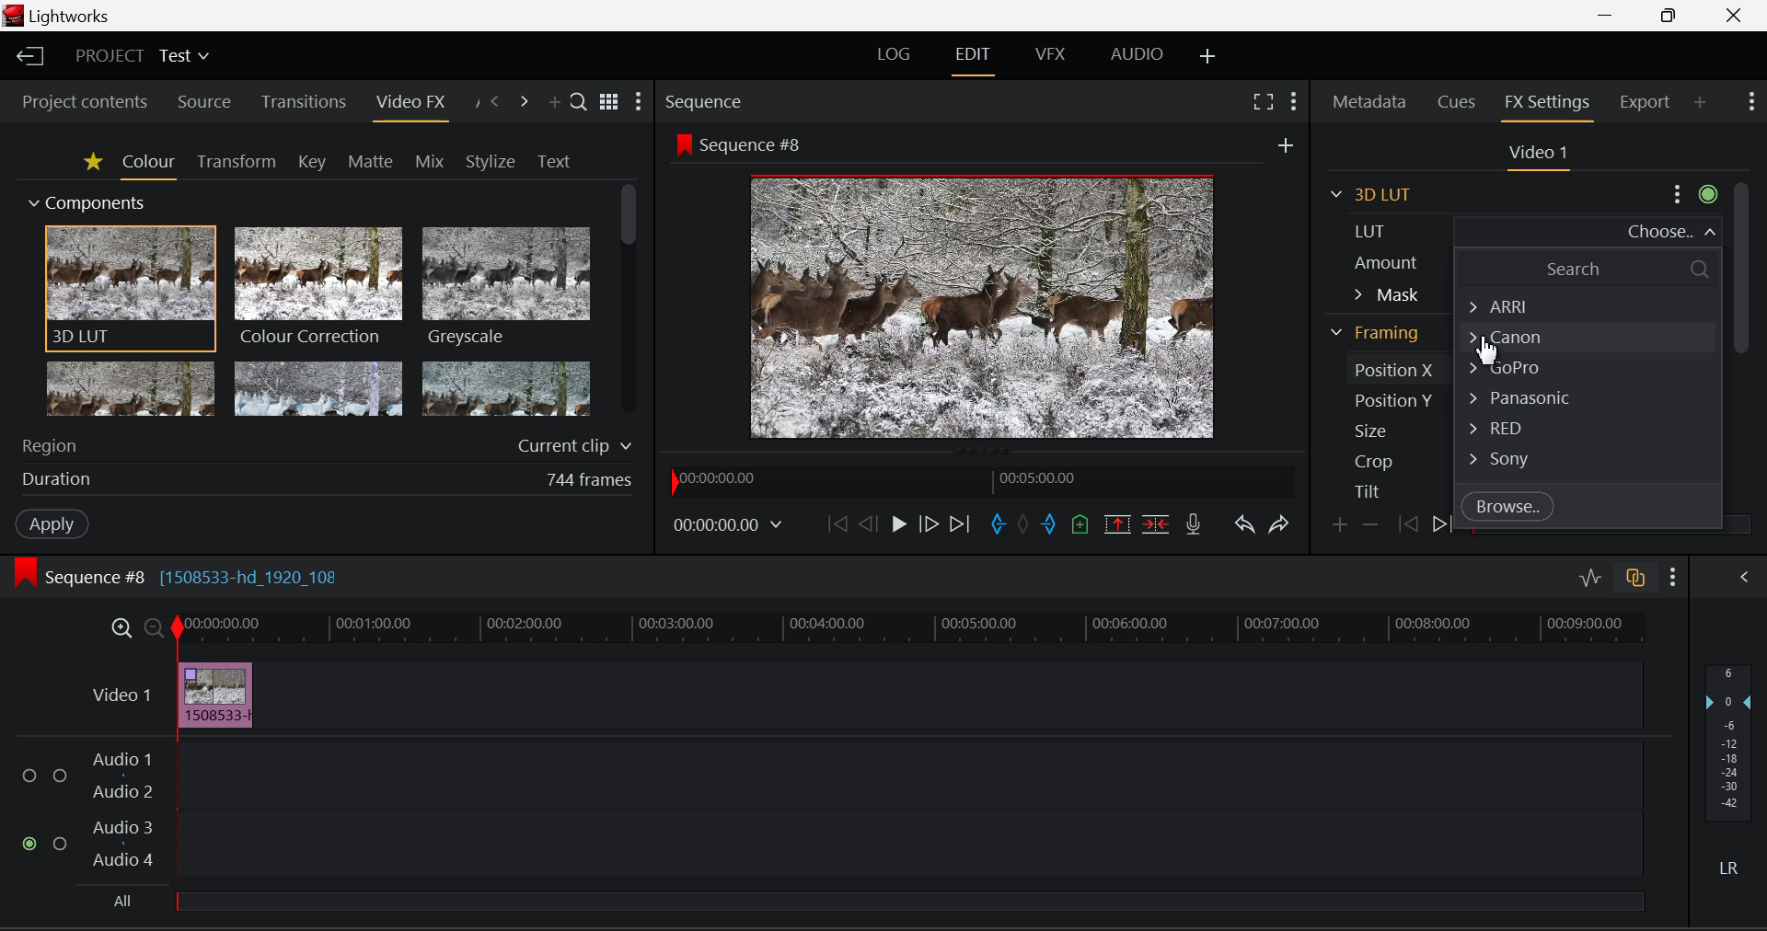 Image resolution: width=1767 pixels, height=931 pixels. I want to click on Crop, so click(1374, 462).